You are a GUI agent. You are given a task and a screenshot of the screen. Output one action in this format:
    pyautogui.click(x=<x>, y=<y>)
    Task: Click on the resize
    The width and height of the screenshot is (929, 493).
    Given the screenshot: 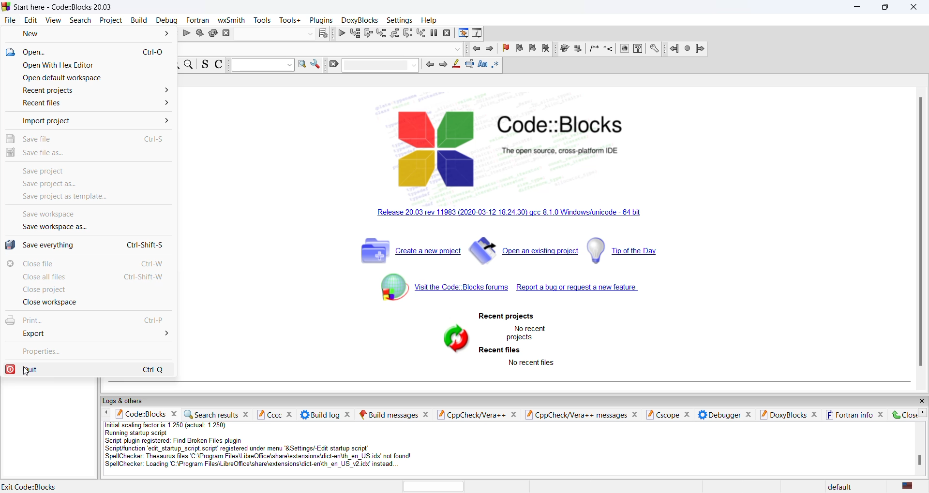 What is the action you would take?
    pyautogui.click(x=886, y=7)
    